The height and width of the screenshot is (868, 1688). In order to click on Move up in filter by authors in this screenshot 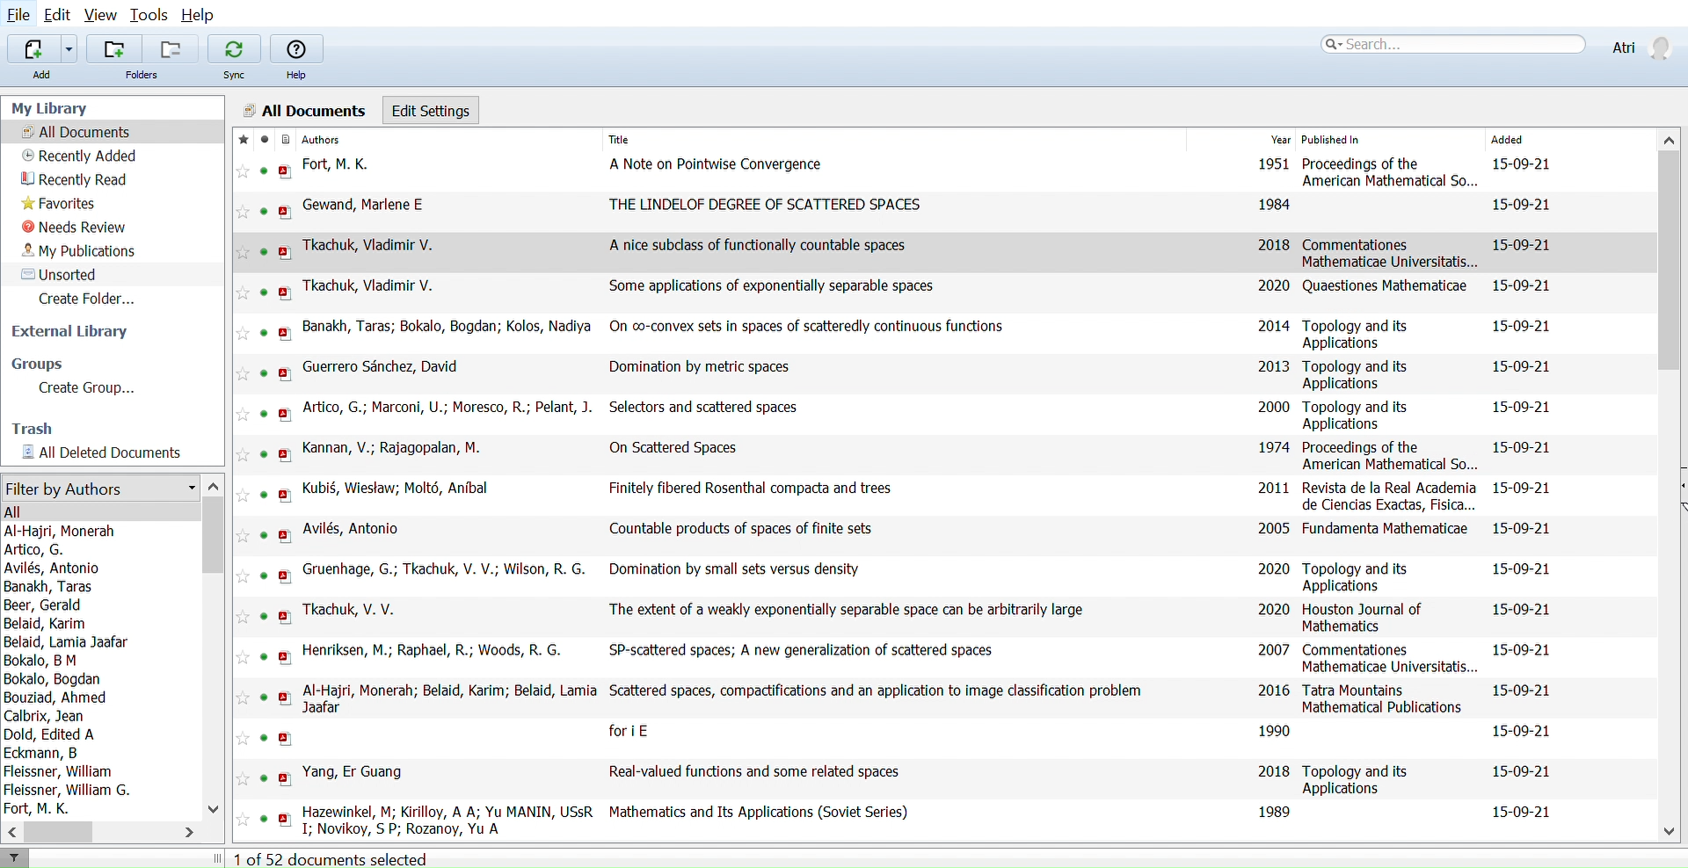, I will do `click(213, 484)`.